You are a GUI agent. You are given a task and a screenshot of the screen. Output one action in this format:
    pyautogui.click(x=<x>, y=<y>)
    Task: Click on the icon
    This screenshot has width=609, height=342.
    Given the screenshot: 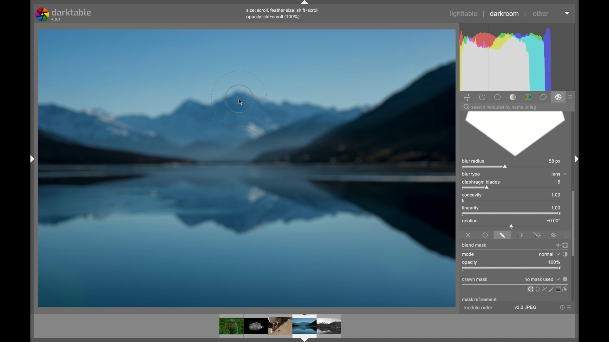 What is the action you would take?
    pyautogui.click(x=550, y=289)
    